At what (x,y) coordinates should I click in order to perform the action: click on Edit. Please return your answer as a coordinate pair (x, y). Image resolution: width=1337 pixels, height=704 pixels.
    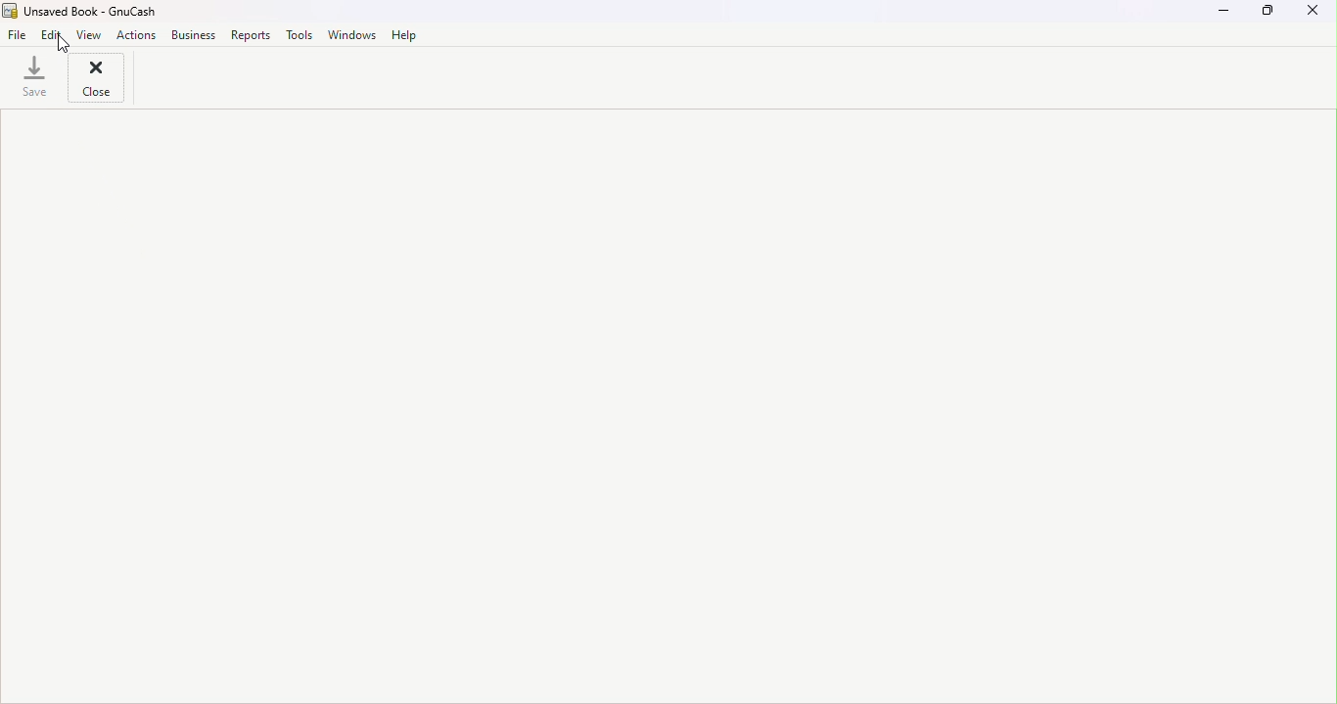
    Looking at the image, I should click on (52, 35).